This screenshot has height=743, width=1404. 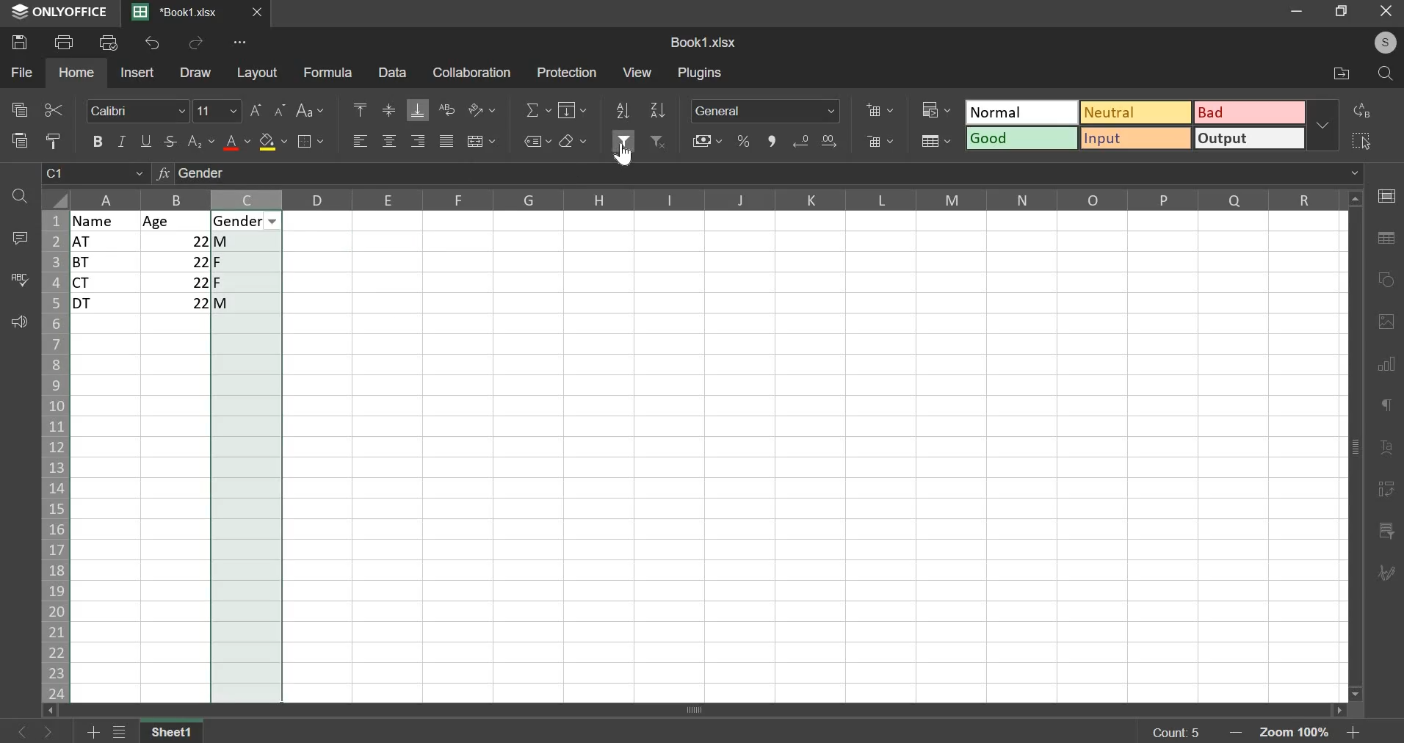 I want to click on view, so click(x=637, y=71).